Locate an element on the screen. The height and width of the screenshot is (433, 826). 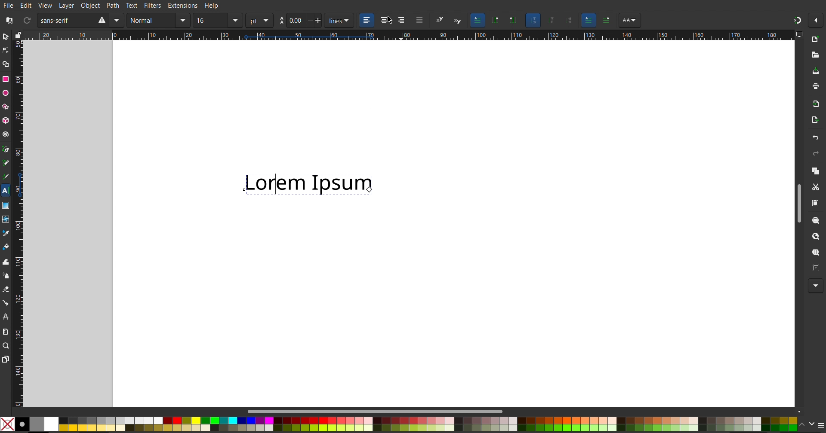
Layer is located at coordinates (68, 6).